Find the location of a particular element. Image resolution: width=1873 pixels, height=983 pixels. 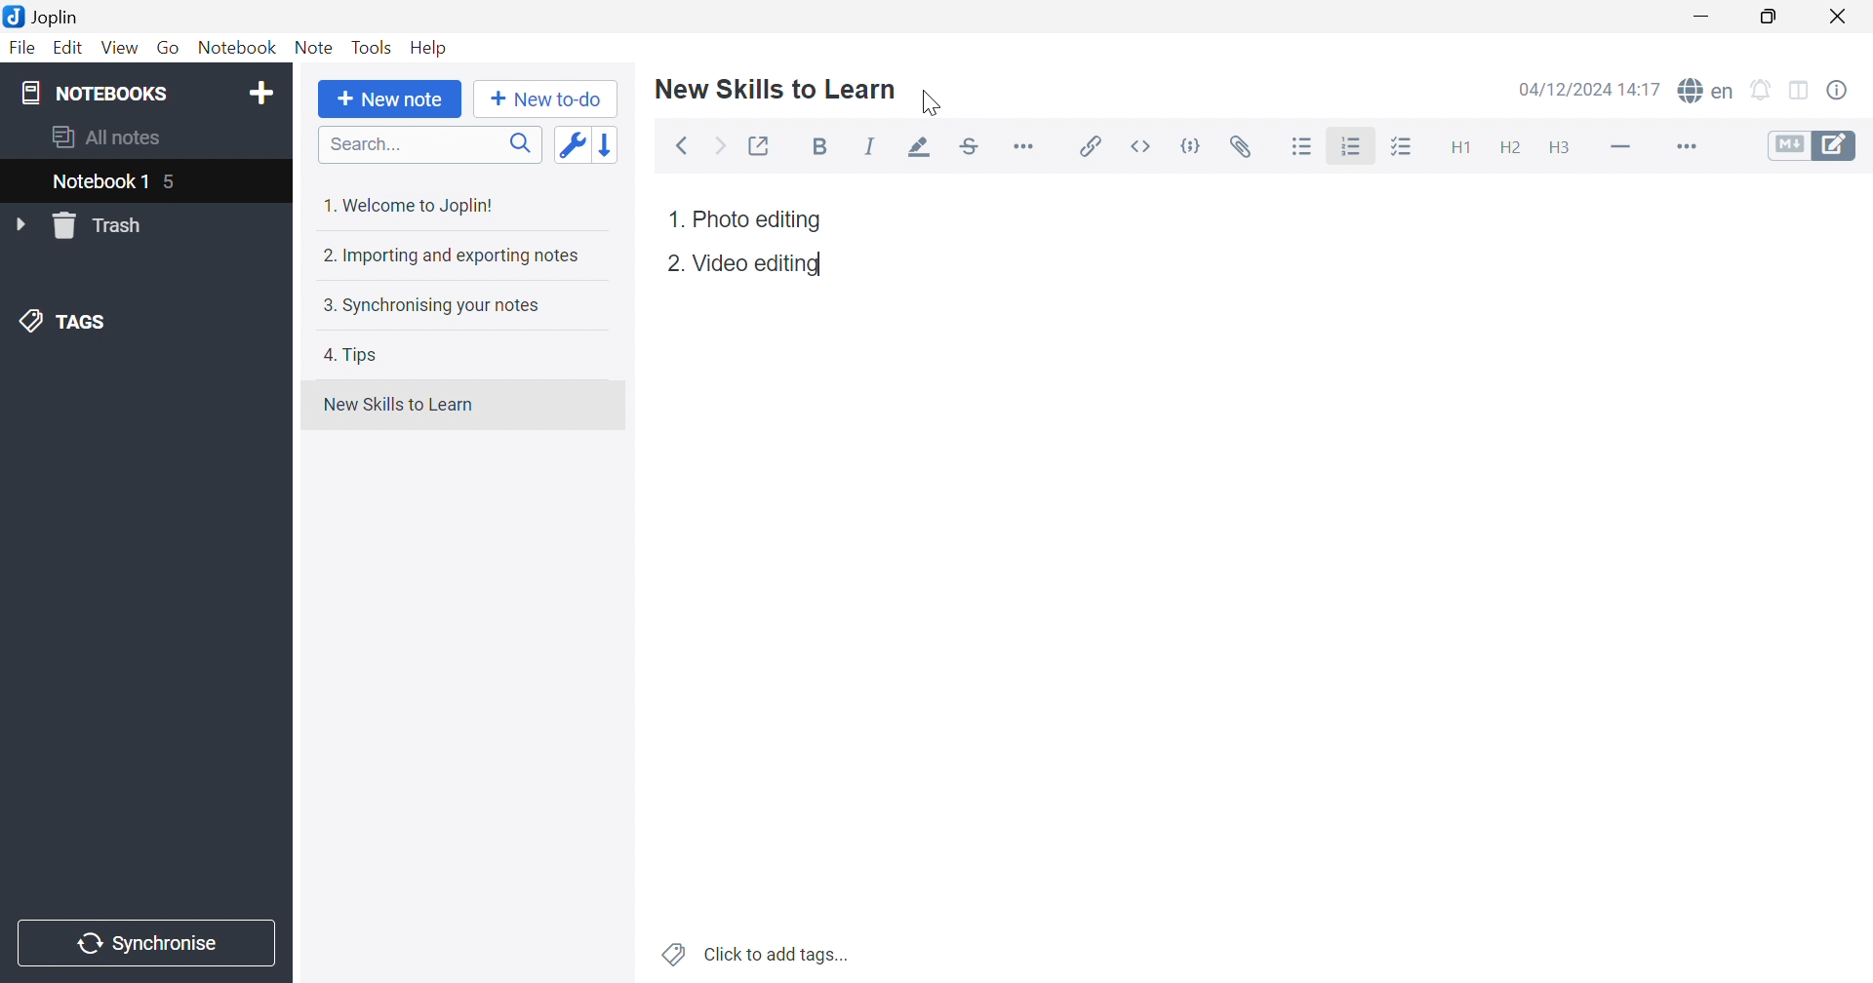

New note is located at coordinates (390, 99).